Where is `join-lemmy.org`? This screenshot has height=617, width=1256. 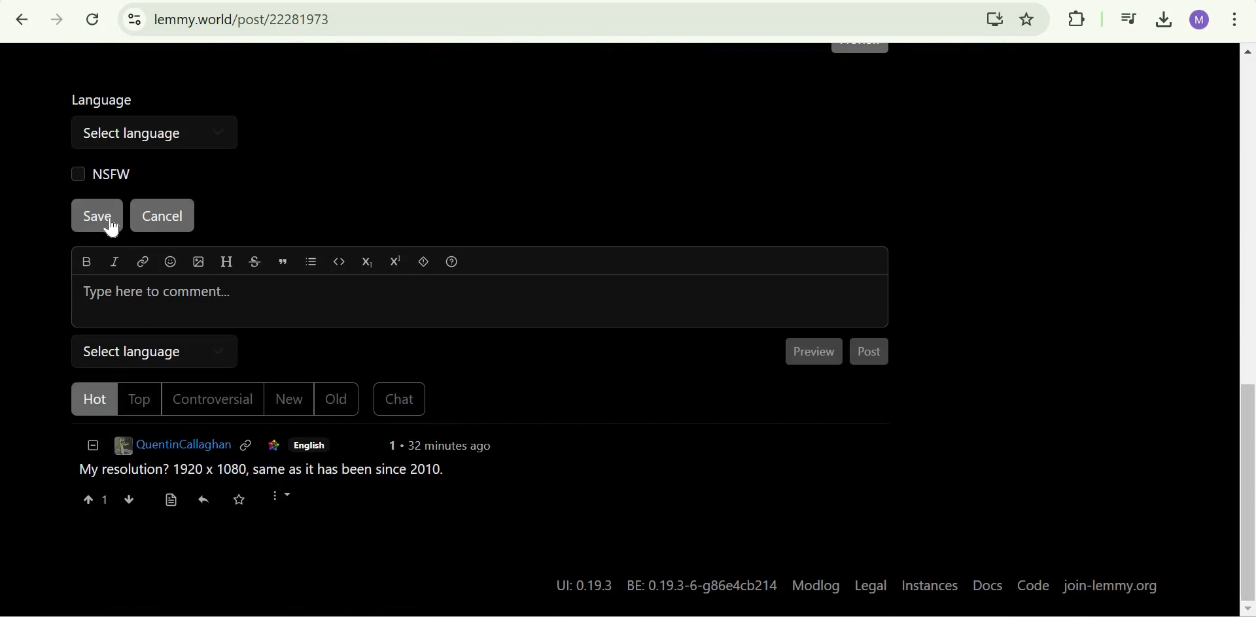
join-lemmy.org is located at coordinates (1113, 586).